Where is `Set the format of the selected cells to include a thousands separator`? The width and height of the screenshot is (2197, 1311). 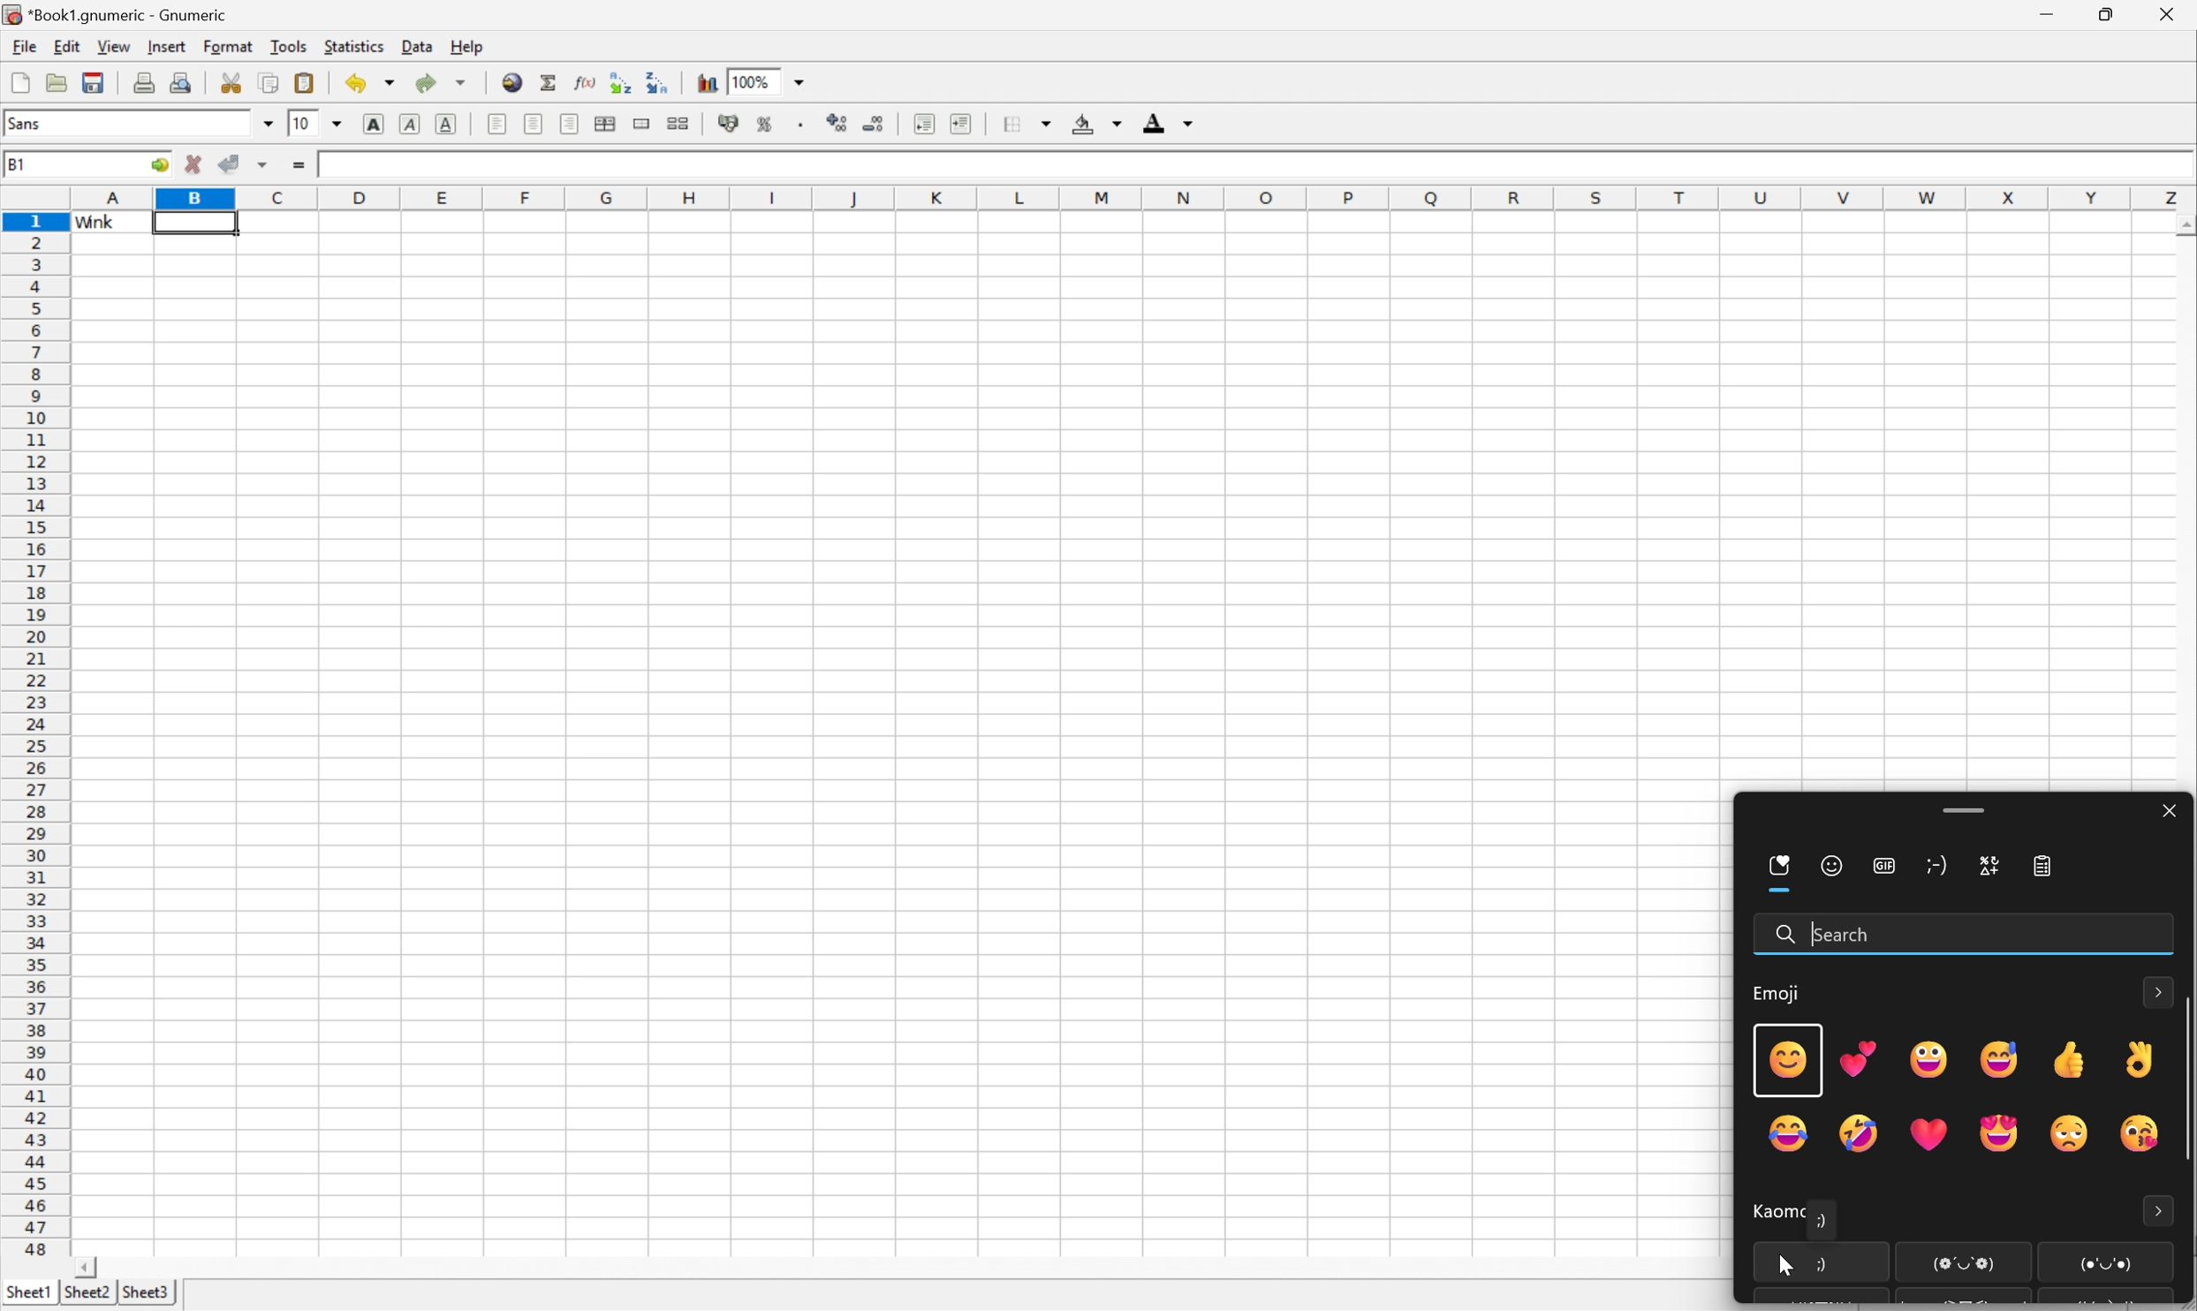 Set the format of the selected cells to include a thousands separator is located at coordinates (800, 123).